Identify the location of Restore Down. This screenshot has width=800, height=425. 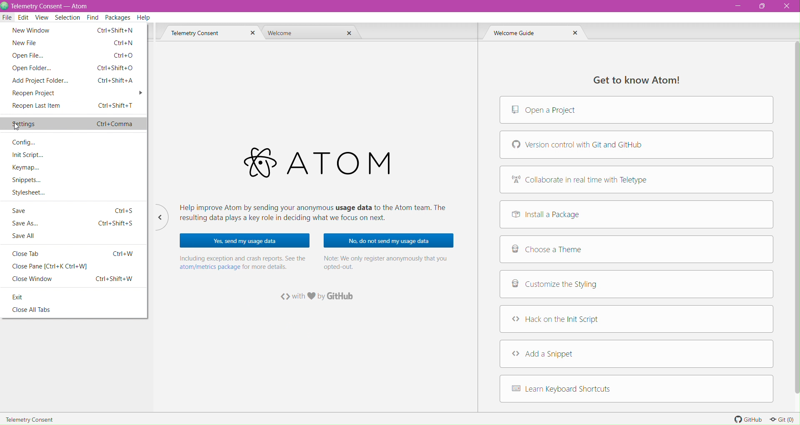
(765, 6).